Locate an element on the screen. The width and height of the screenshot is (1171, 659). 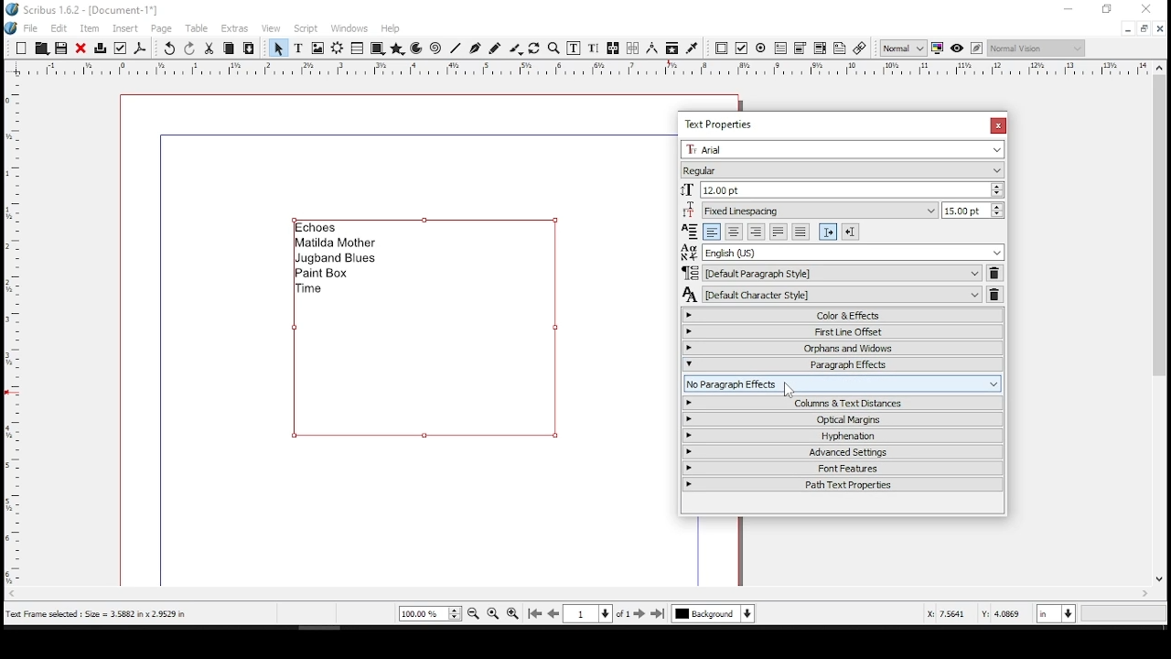
path text properties is located at coordinates (842, 489).